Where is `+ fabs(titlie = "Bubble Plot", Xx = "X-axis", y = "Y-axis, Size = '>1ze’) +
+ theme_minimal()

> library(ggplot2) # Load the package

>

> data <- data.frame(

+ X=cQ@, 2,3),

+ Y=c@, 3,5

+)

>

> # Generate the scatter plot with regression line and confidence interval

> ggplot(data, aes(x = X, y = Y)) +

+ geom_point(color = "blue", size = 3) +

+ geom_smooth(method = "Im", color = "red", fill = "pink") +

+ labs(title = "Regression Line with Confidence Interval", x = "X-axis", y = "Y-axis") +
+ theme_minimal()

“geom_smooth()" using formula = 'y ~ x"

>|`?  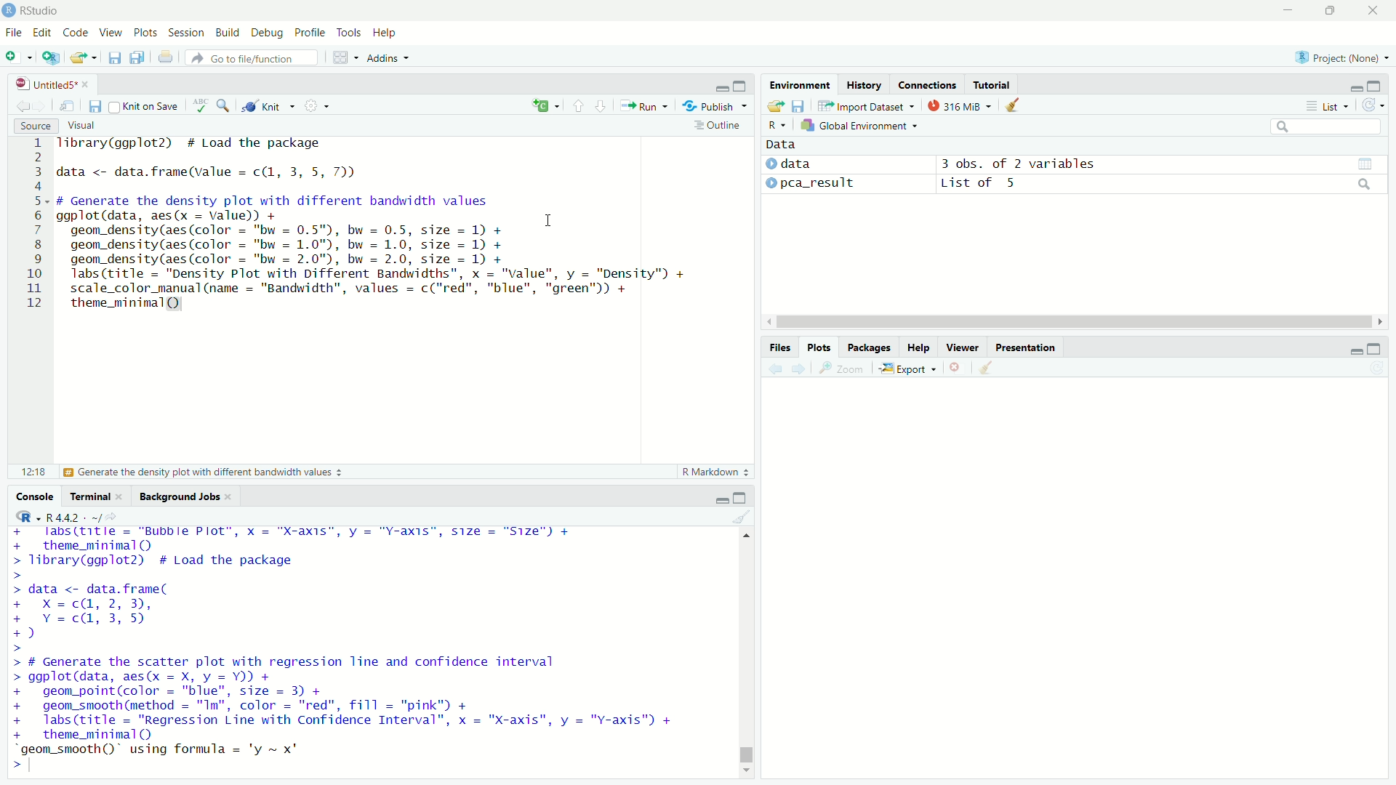 + fabs(titlie = "Bubble Plot", Xx = "X-axis", y = "Y-axis, Size = '>1ze’) +
+ theme_minimal()

> library(ggplot2) # Load the package

>

> data <- data.frame(

+ X=cQ@, 2,3),

+ Y=c@, 3,5

+)

>

> # Generate the scatter plot with regression line and confidence interval

> ggplot(data, aes(x = X, y = Y)) +

+ geom_point(color = "blue", size = 3) +

+ geom_smooth(method = "Im", color = "red", fill = "pink") +

+ labs(title = "Regression Line with Confidence Interval", x = "X-axis", y = "Y-axis") +
+ theme_minimal()

“geom_smooth()" using formula = 'y ~ x"

>| is located at coordinates (348, 649).